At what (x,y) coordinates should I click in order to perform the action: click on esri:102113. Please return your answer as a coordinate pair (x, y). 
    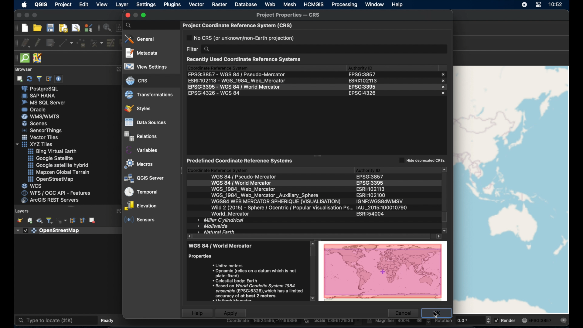
    Looking at the image, I should click on (363, 80).